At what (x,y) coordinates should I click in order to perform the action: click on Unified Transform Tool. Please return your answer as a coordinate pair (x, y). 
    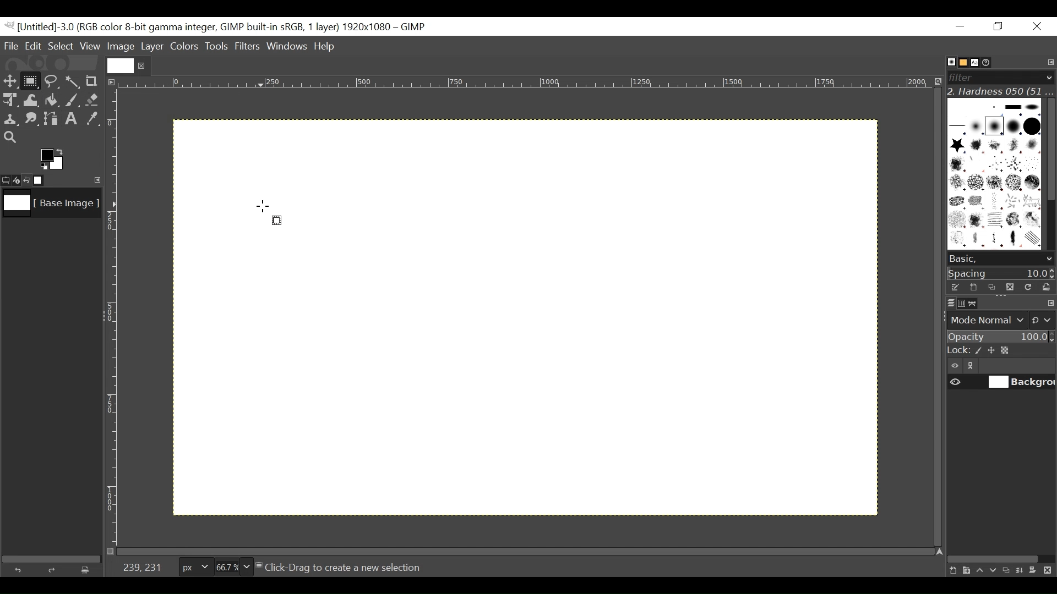
    Looking at the image, I should click on (9, 100).